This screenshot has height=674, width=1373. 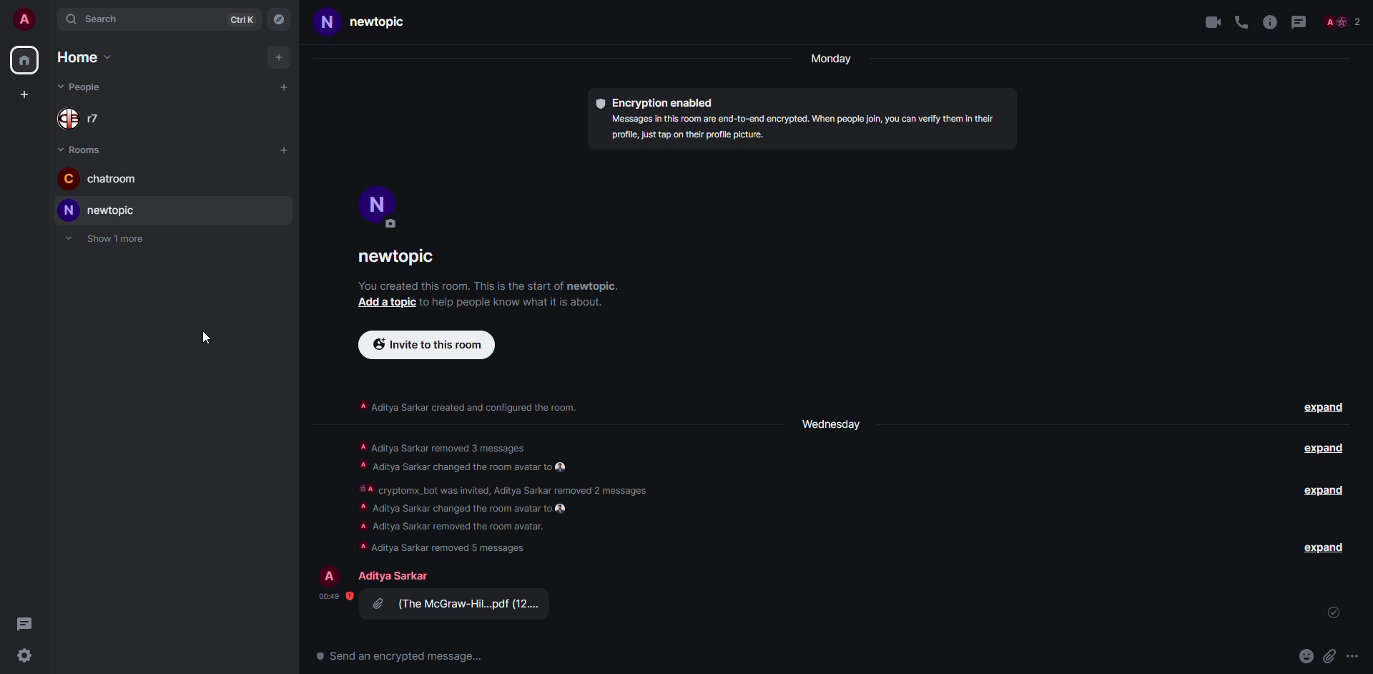 What do you see at coordinates (355, 25) in the screenshot?
I see `Newtopic` at bounding box center [355, 25].